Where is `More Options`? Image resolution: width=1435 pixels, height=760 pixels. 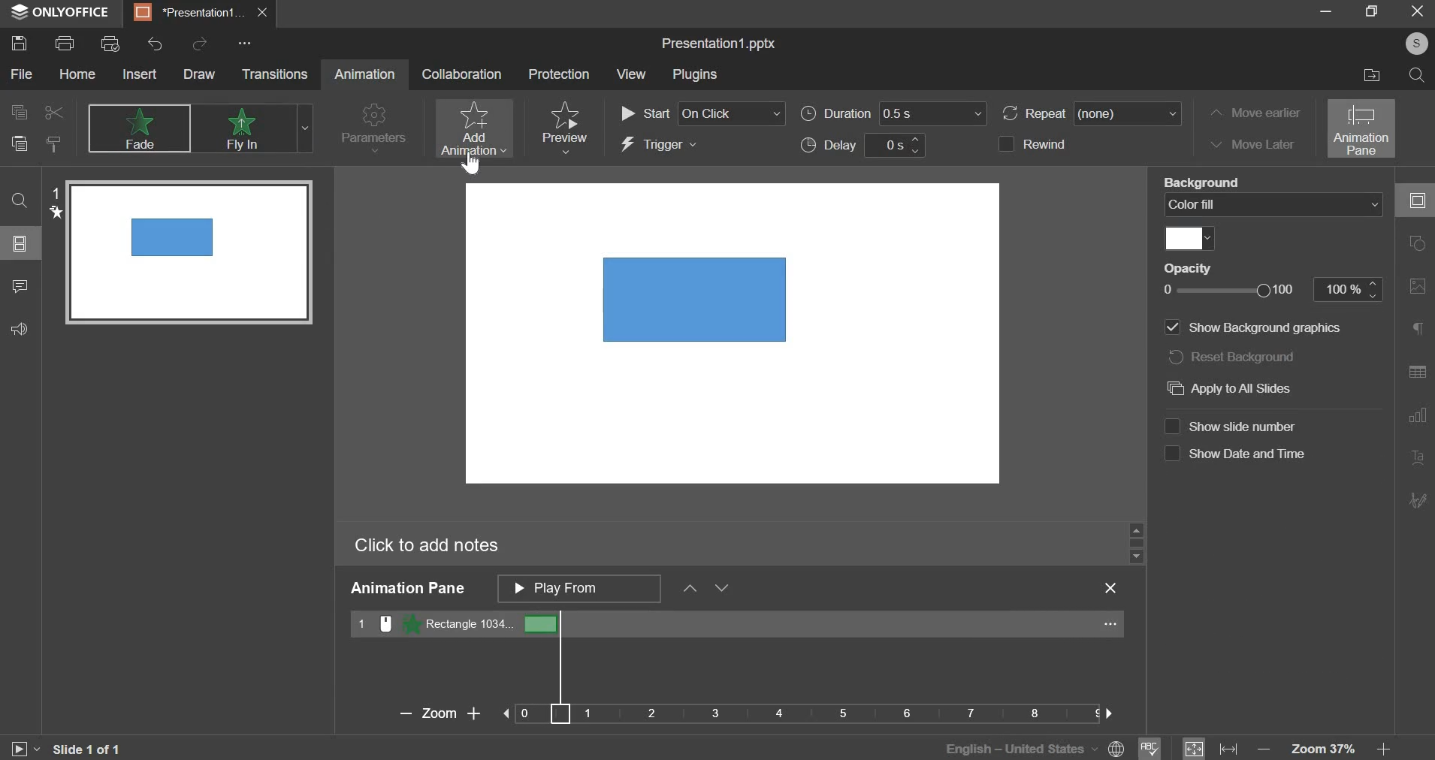 More Options is located at coordinates (1417, 499).